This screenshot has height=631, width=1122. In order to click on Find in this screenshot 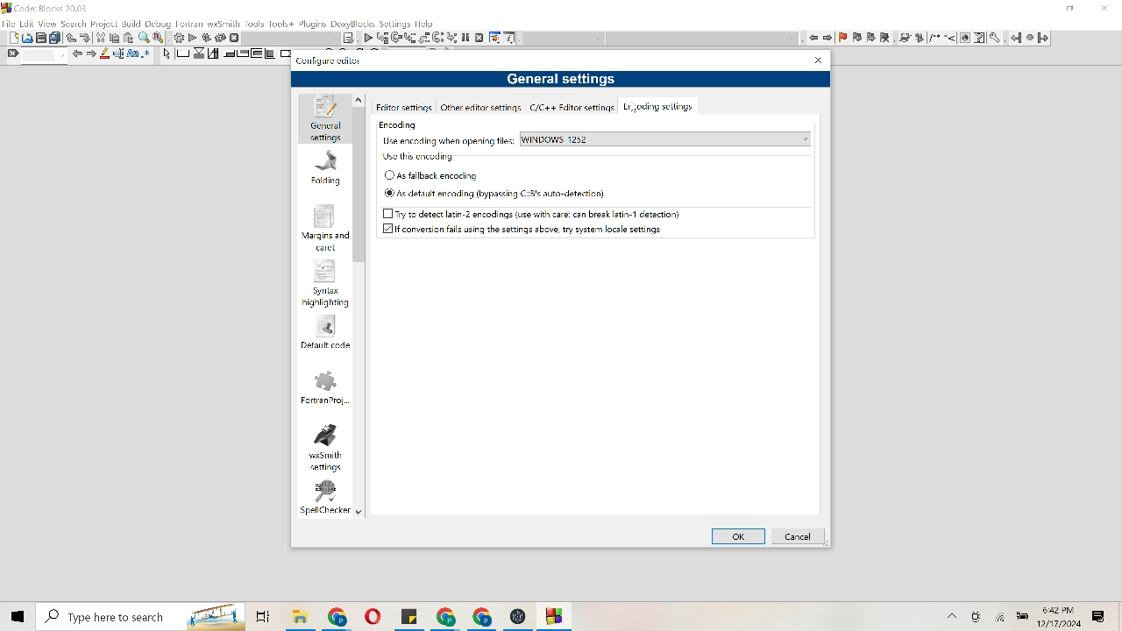, I will do `click(35, 56)`.